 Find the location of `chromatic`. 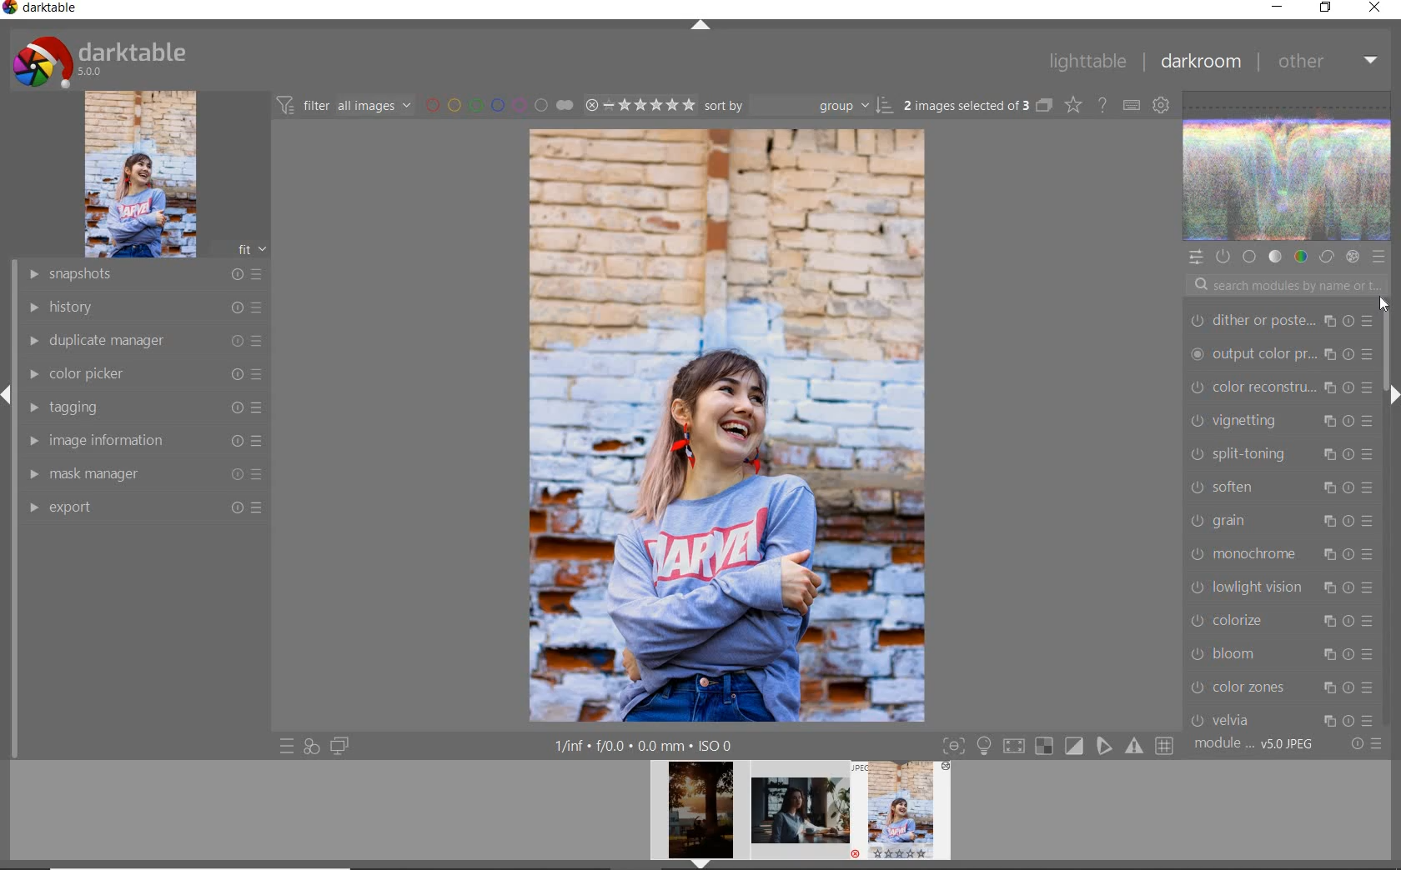

chromatic is located at coordinates (1281, 683).